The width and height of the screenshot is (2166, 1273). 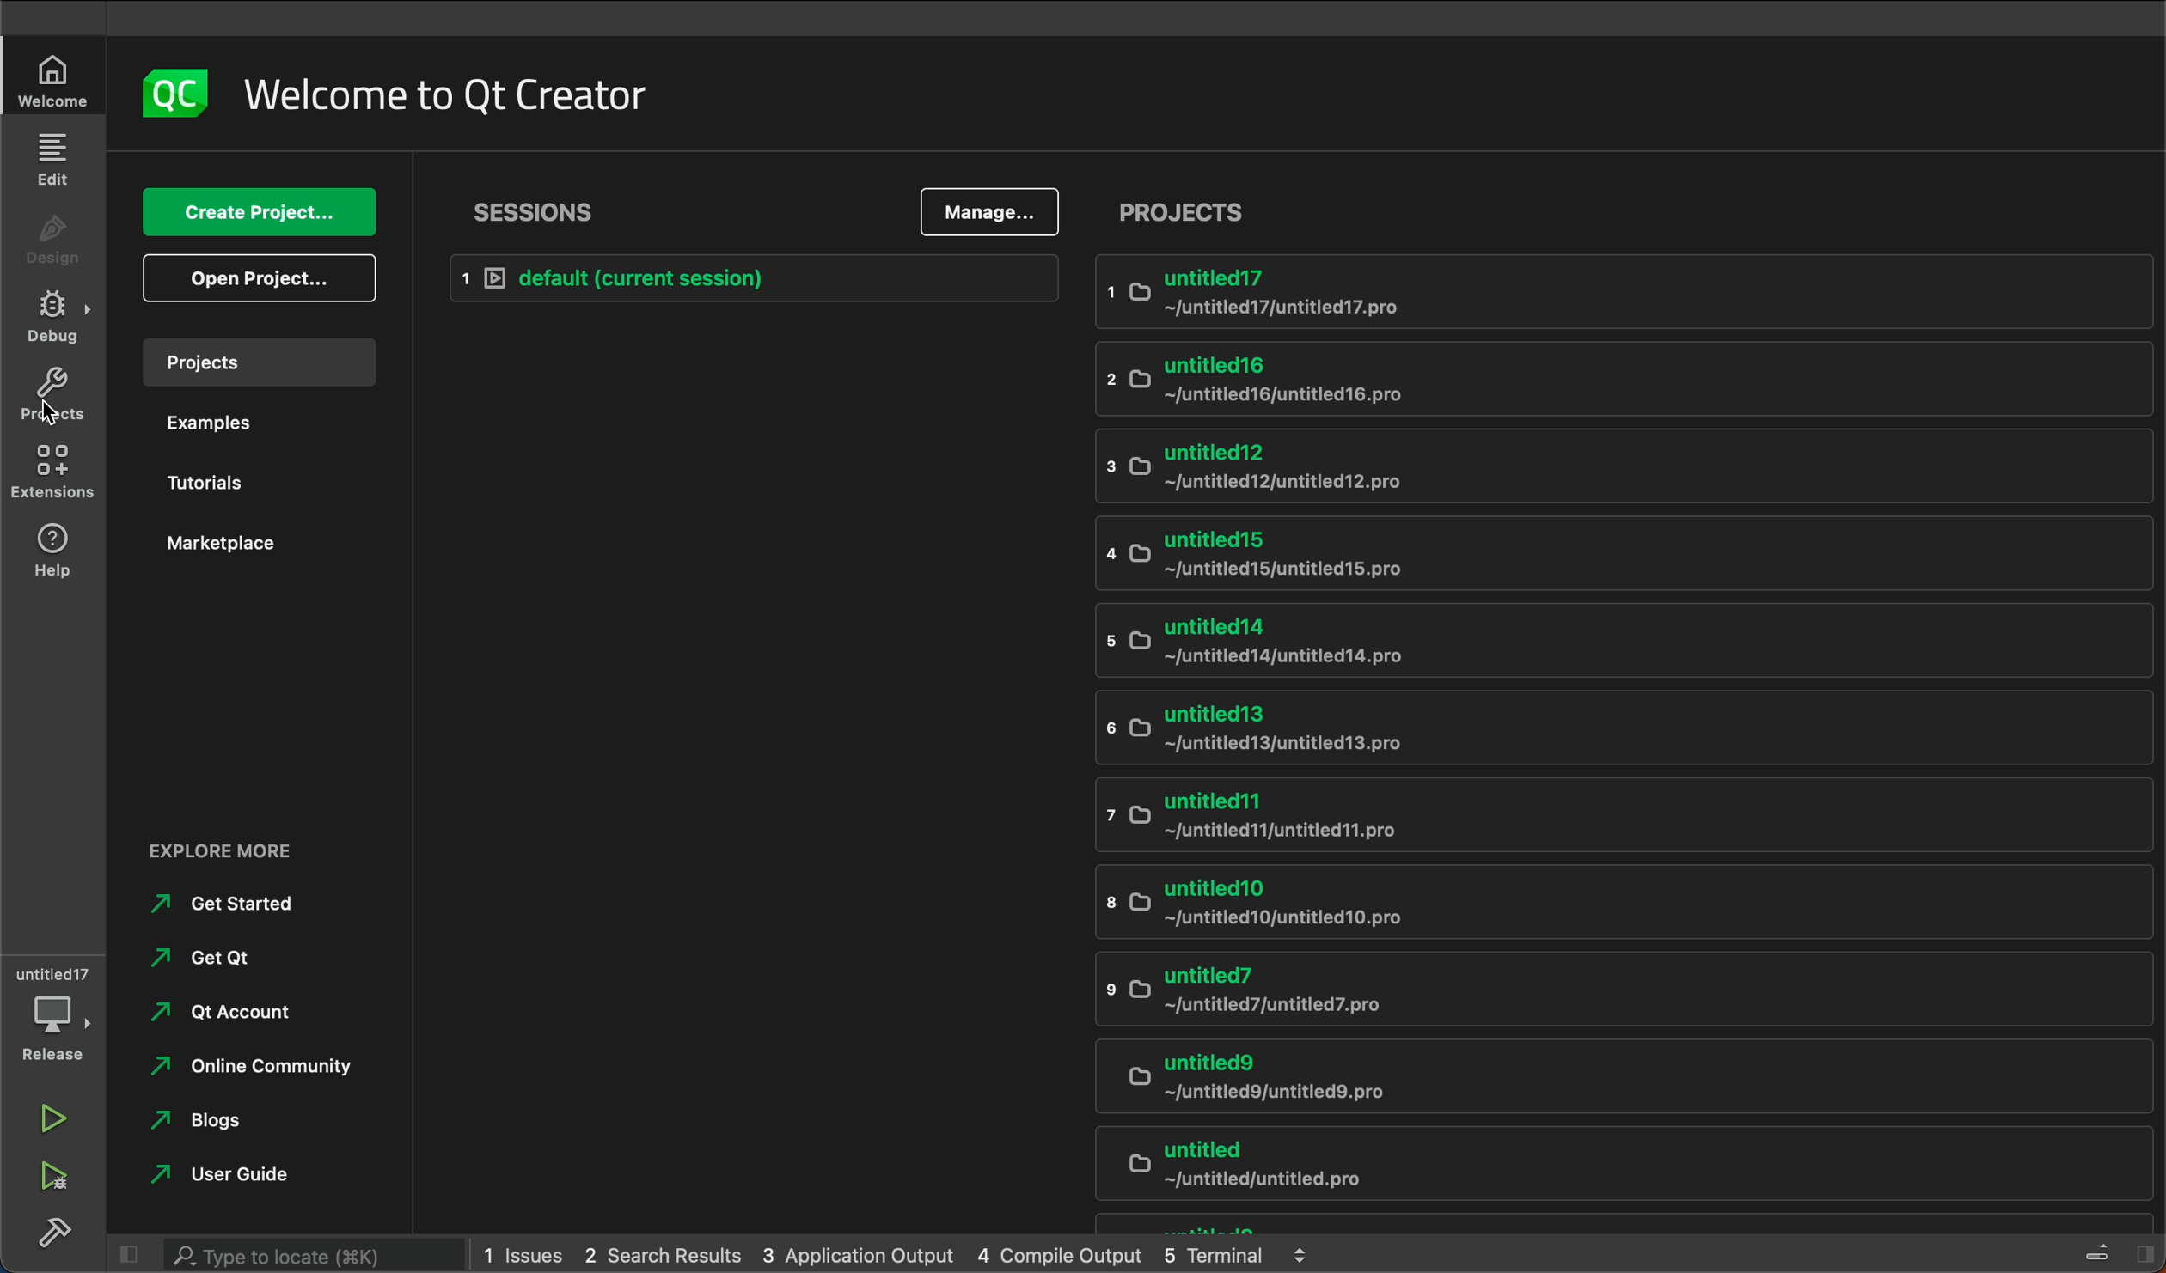 What do you see at coordinates (1595, 290) in the screenshot?
I see `untitled17` at bounding box center [1595, 290].